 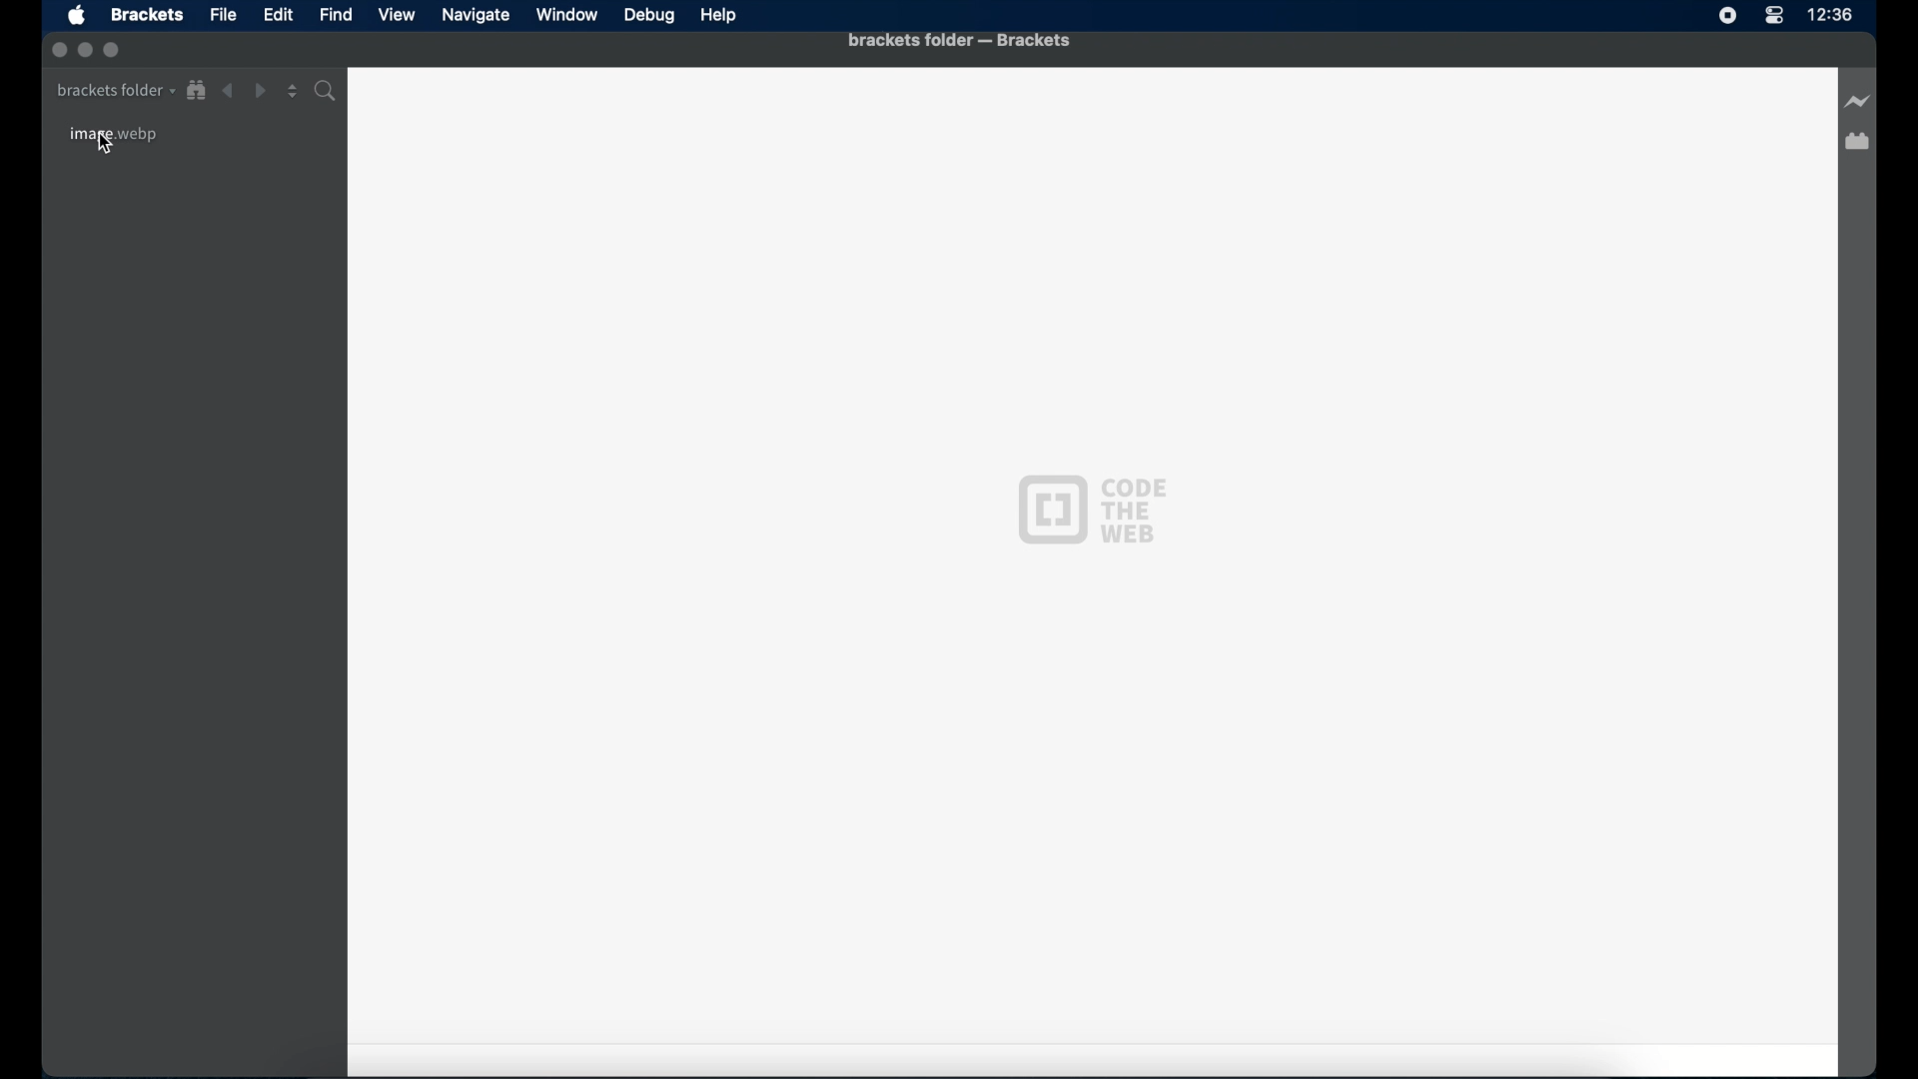 What do you see at coordinates (59, 50) in the screenshot?
I see `inactive close button` at bounding box center [59, 50].